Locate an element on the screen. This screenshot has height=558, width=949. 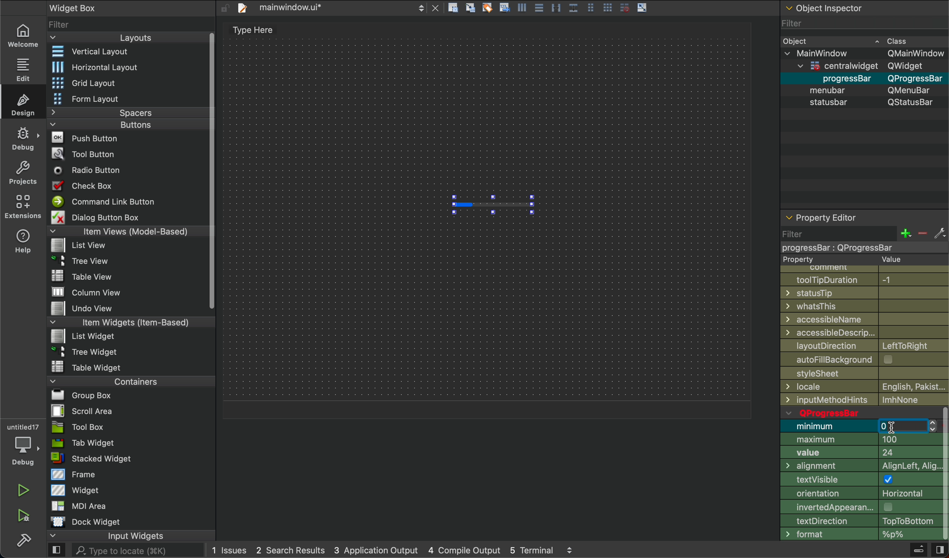
Minimum is located at coordinates (828, 426).